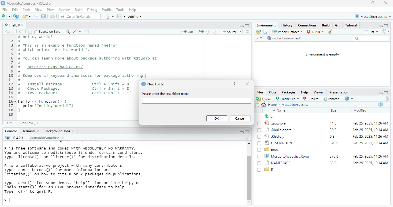  What do you see at coordinates (368, 136) in the screenshot?
I see `Feb 25, 2025, 11:26 AM` at bounding box center [368, 136].